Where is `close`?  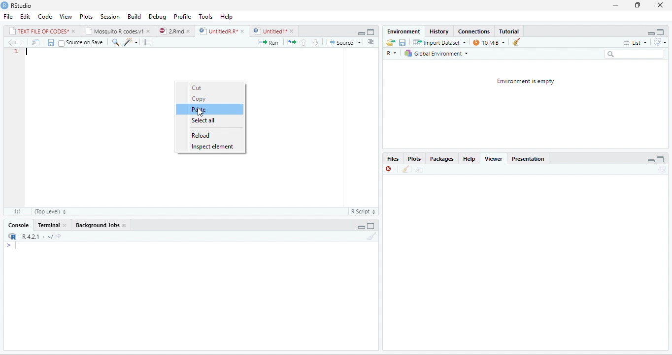 close is located at coordinates (150, 31).